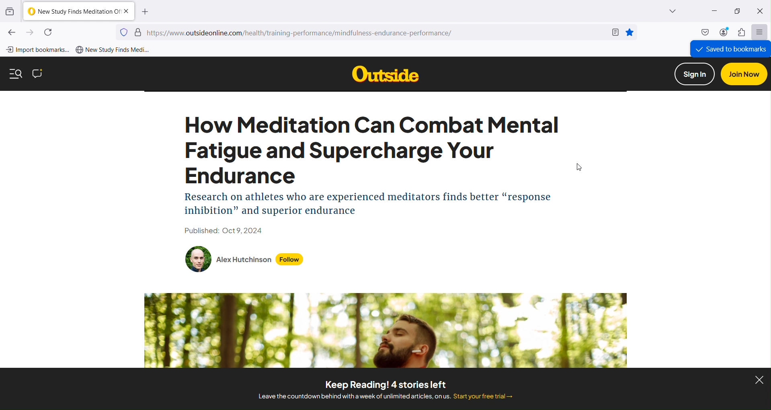 This screenshot has height=410, width=771. What do you see at coordinates (37, 74) in the screenshot?
I see `Comment` at bounding box center [37, 74].